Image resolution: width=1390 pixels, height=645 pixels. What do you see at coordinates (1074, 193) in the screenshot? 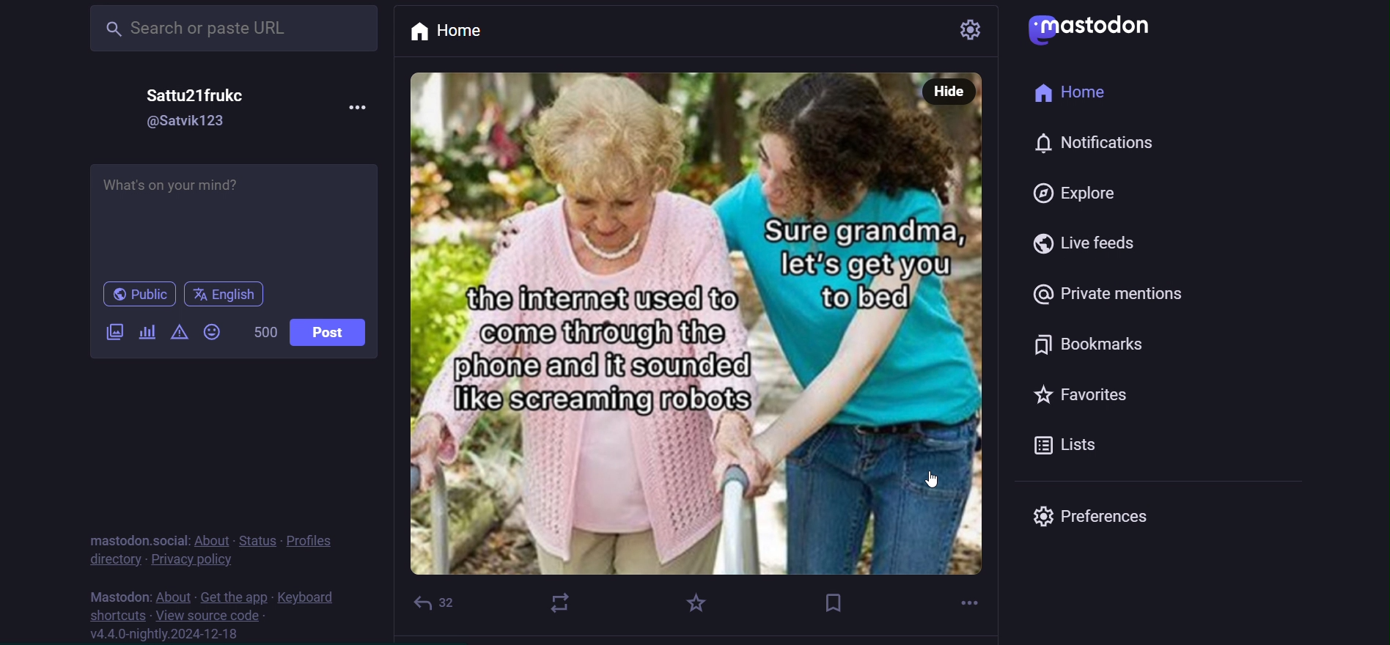
I see `explore` at bounding box center [1074, 193].